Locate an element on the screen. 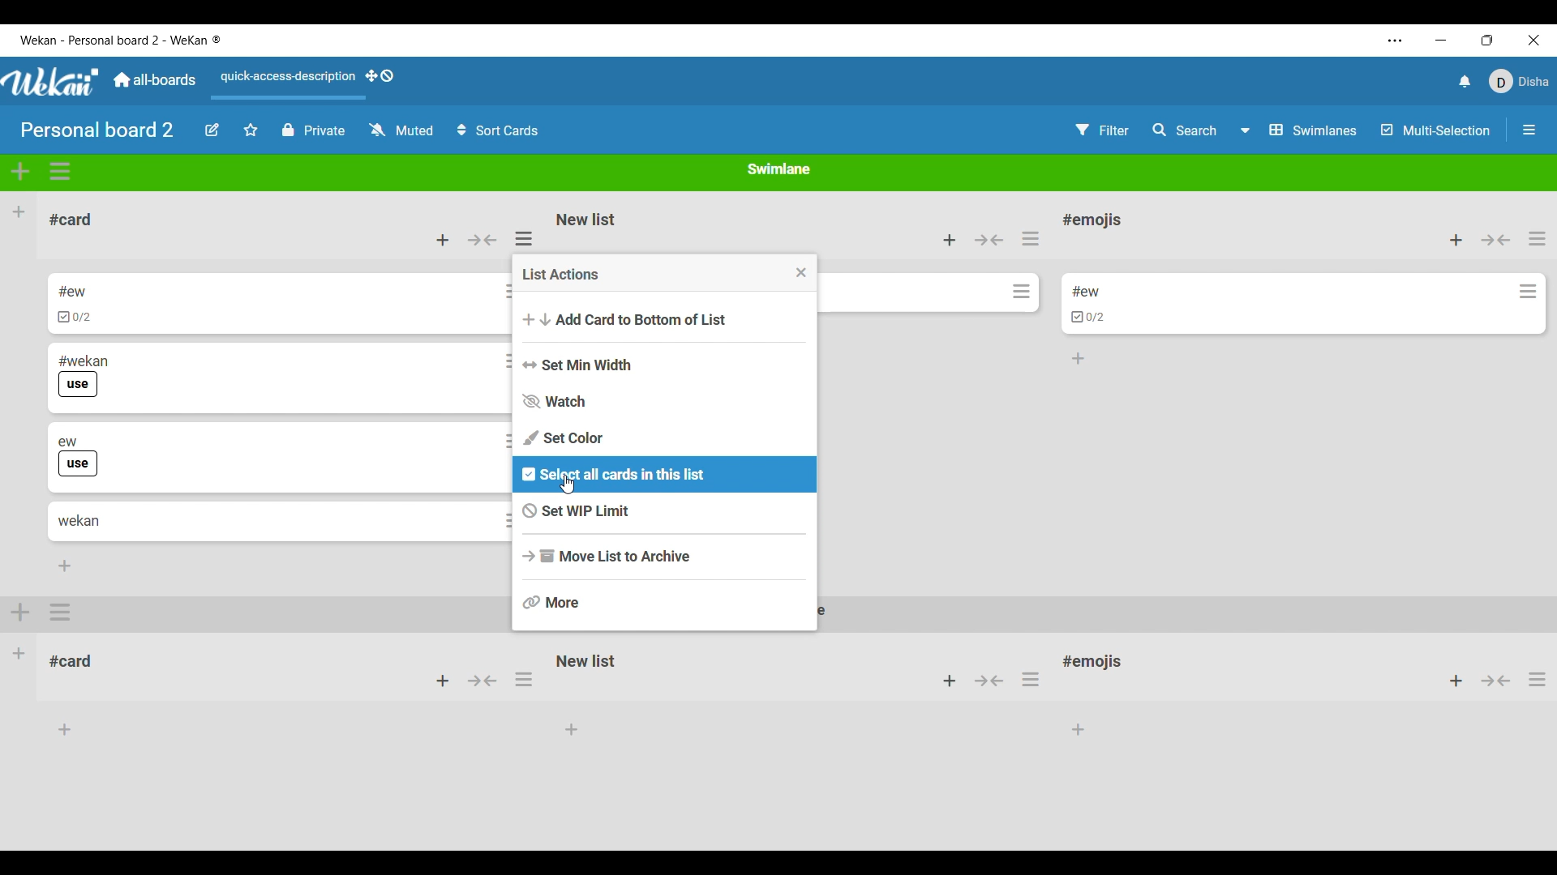 This screenshot has width=1557, height=875. Current account is located at coordinates (1520, 80).